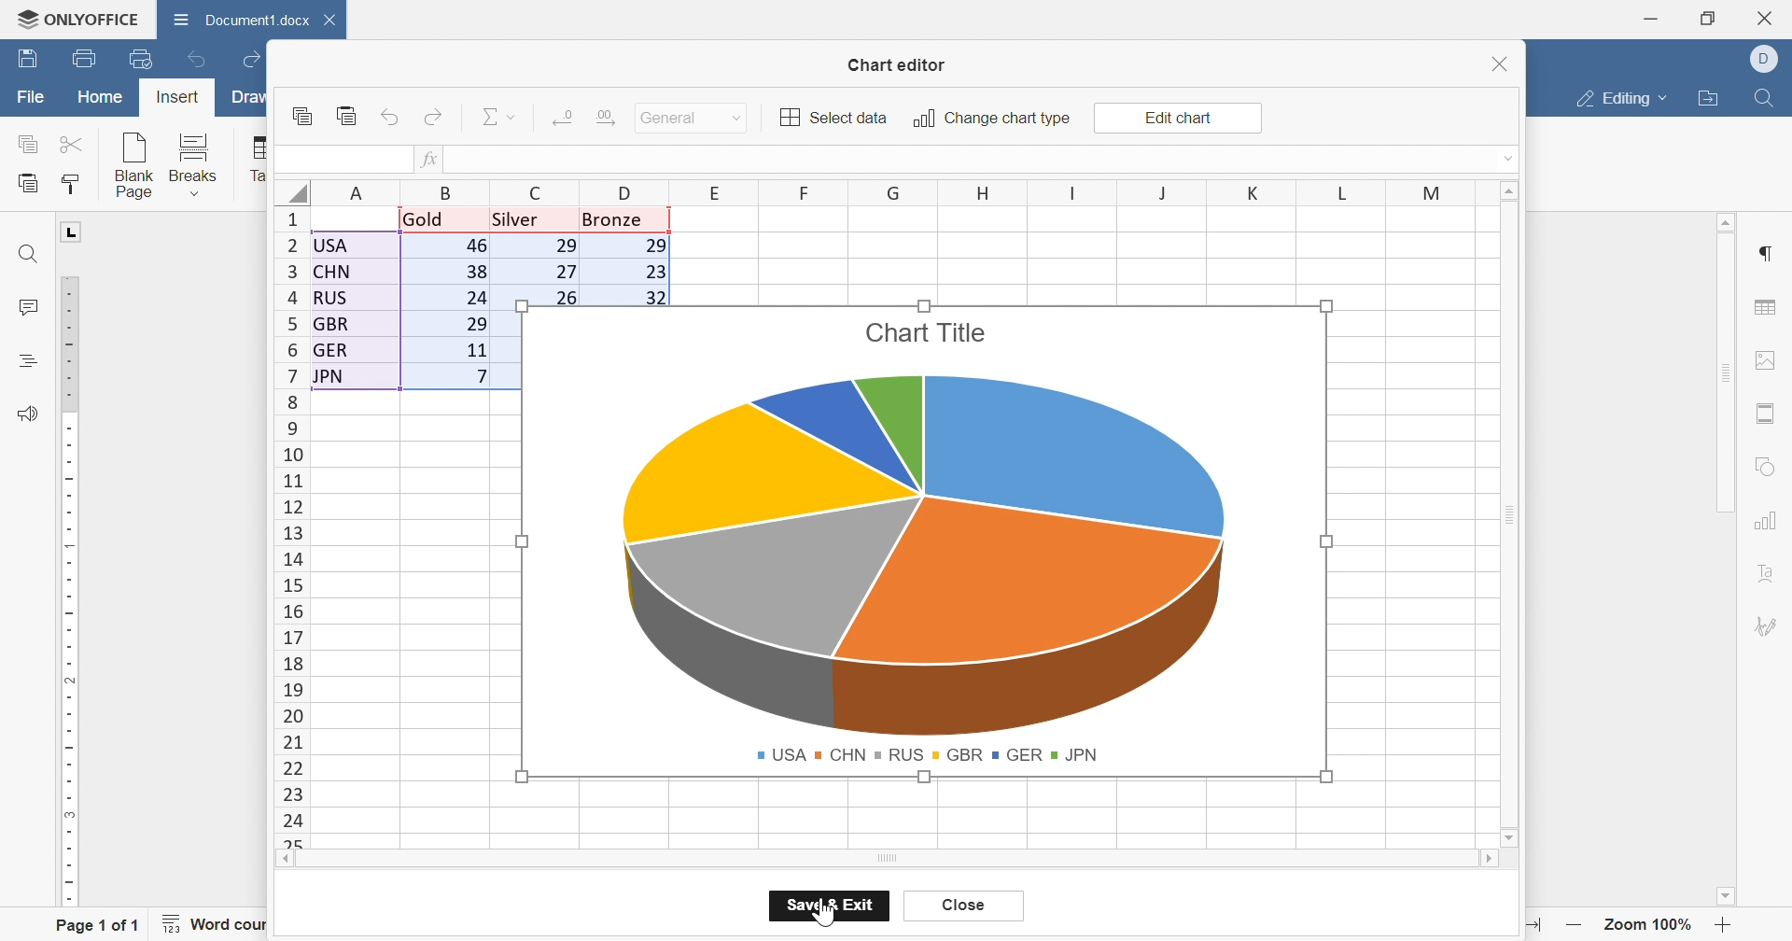 The width and height of the screenshot is (1792, 941). I want to click on 27, so click(561, 271).